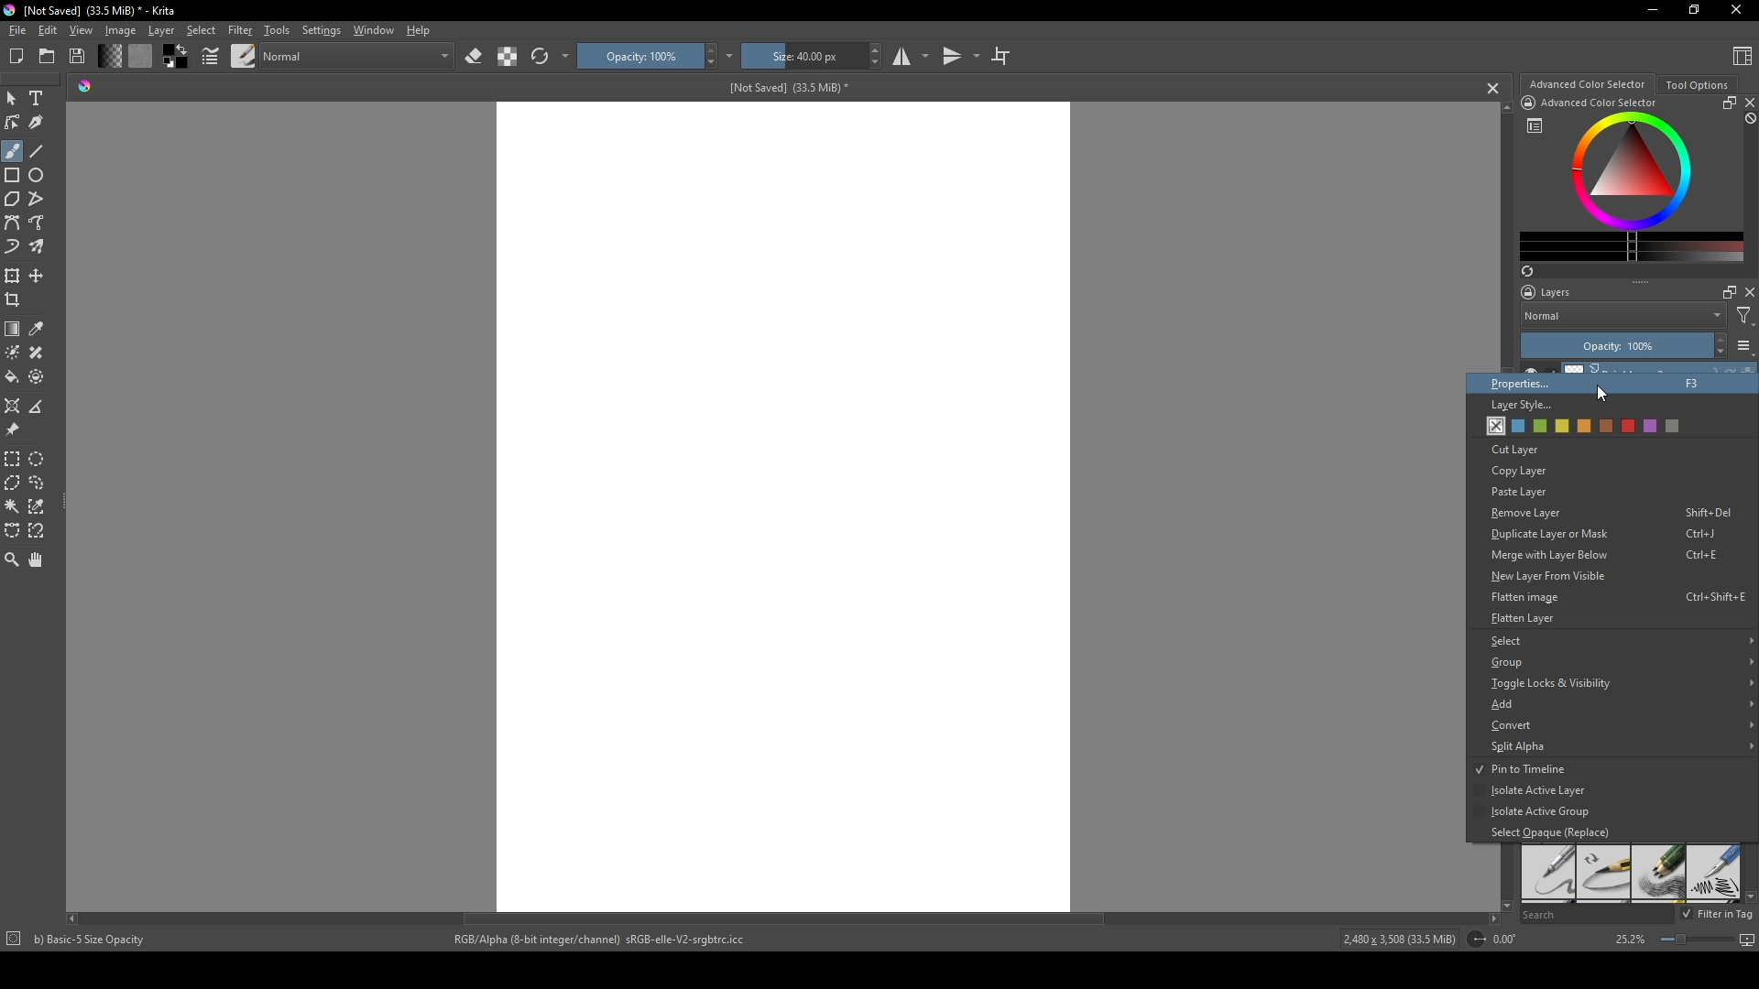 This screenshot has width=1759, height=989. Describe the element at coordinates (785, 88) in the screenshot. I see `[Not Saved] (33.5 MiB)` at that location.